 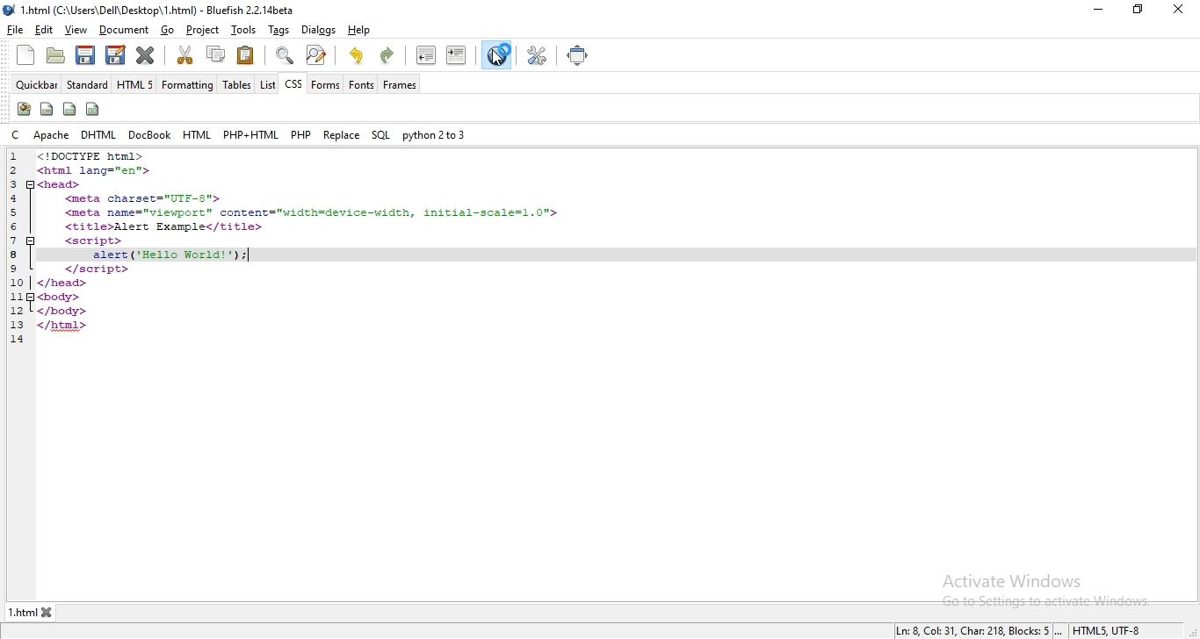 What do you see at coordinates (17, 197) in the screenshot?
I see `4` at bounding box center [17, 197].